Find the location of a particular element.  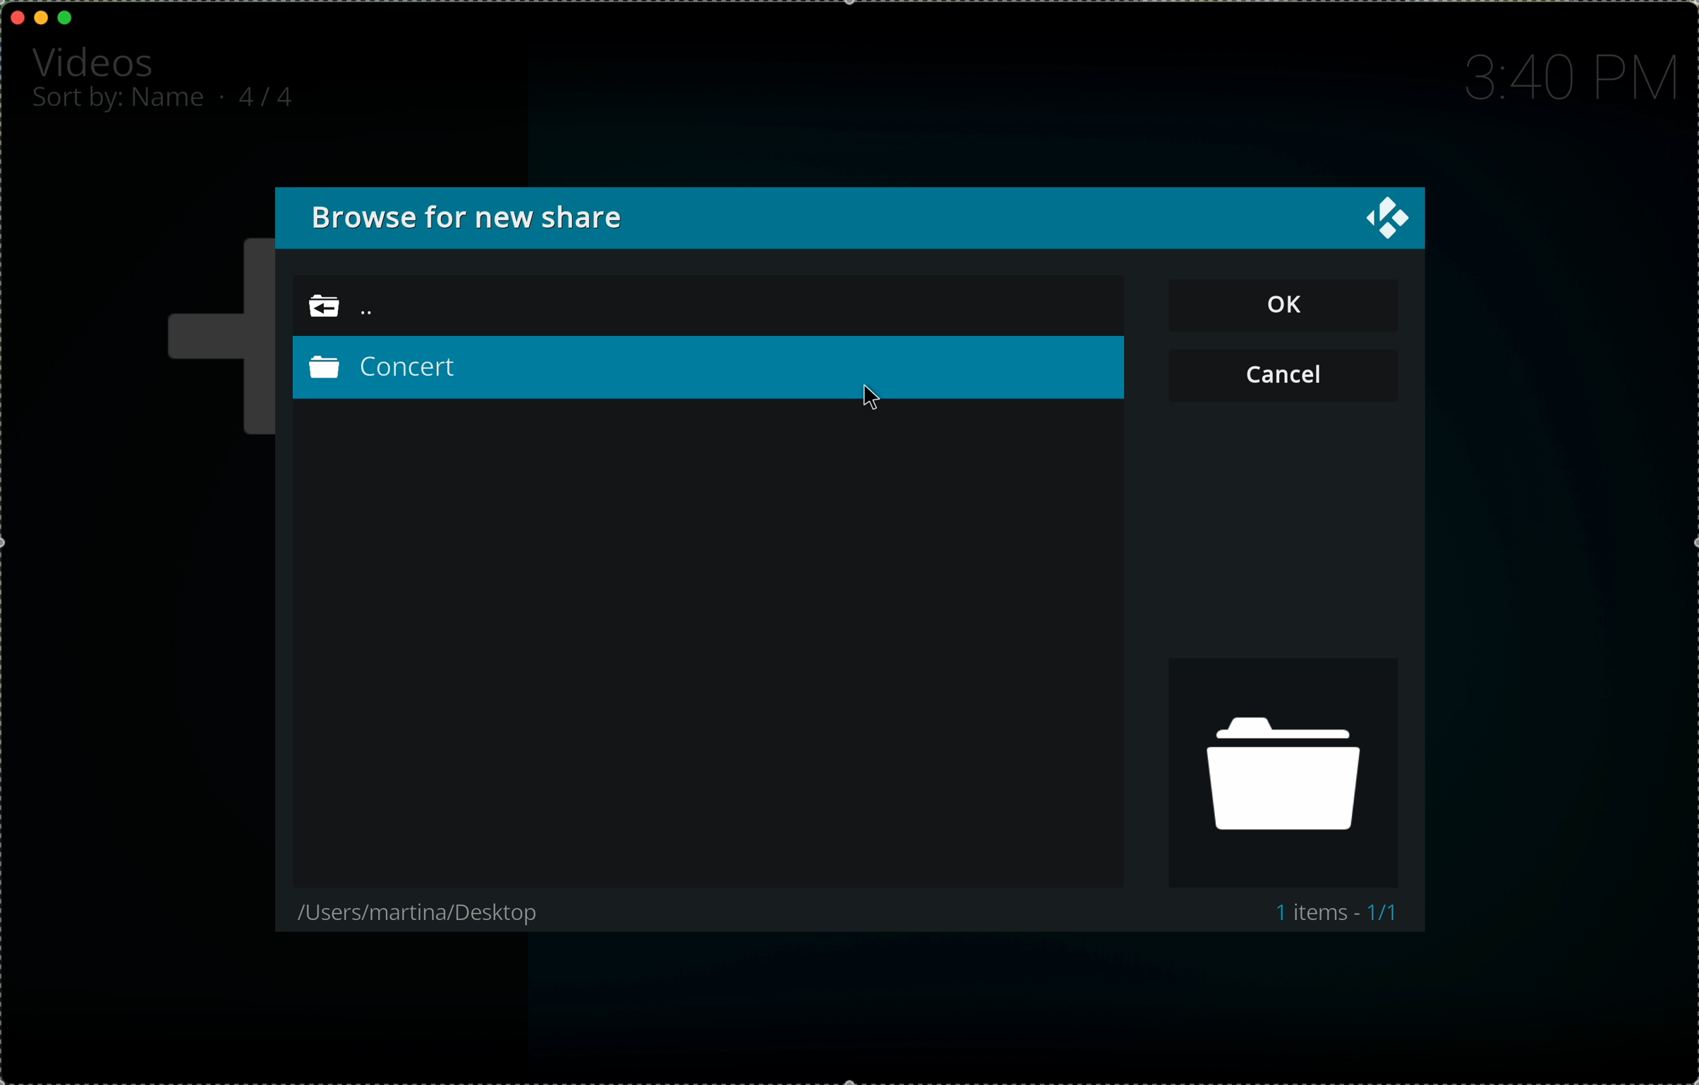

sort by: name is located at coordinates (120, 102).